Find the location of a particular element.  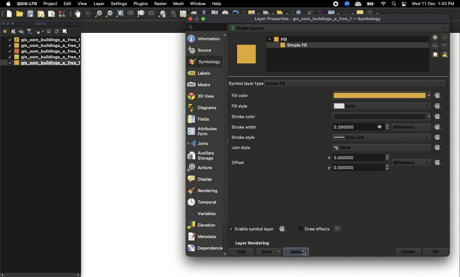

Search is located at coordinates (393, 4).